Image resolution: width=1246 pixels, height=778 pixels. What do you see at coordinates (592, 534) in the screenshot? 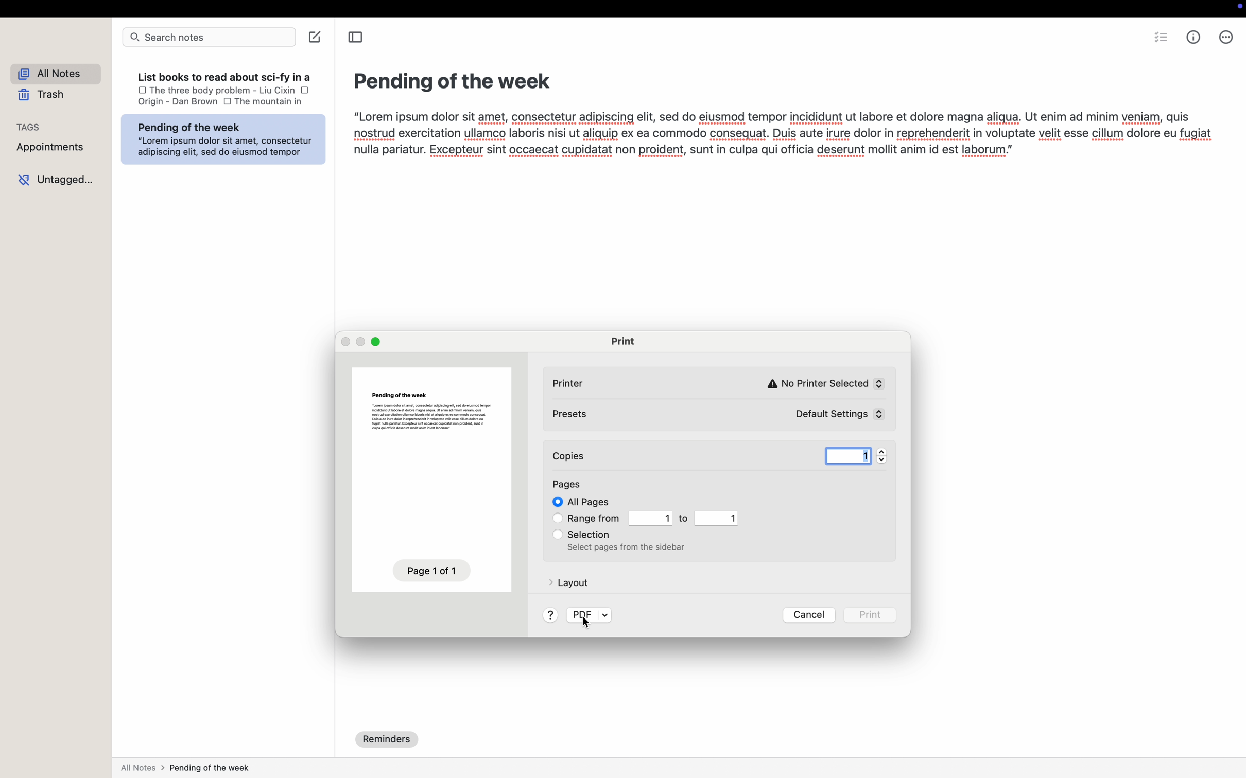
I see `selection` at bounding box center [592, 534].